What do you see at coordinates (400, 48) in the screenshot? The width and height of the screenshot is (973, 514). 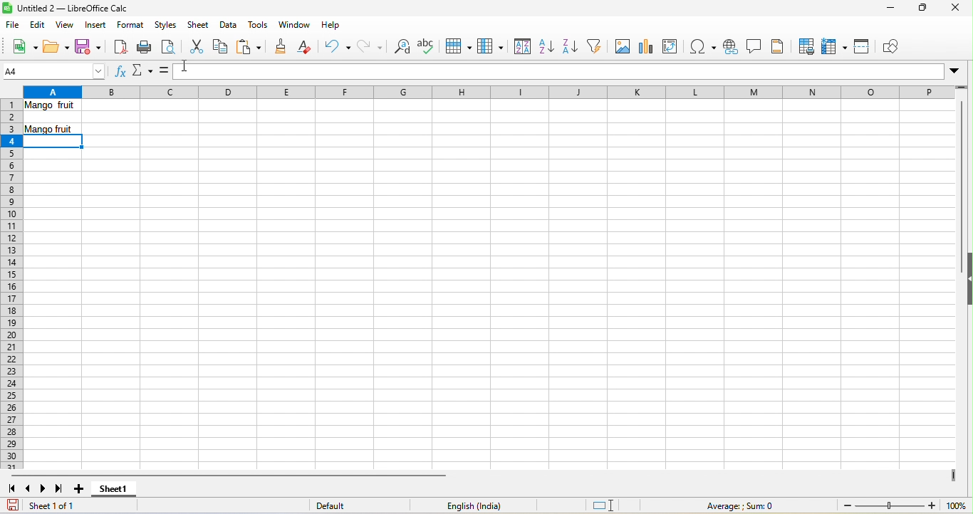 I see `find and replace` at bounding box center [400, 48].